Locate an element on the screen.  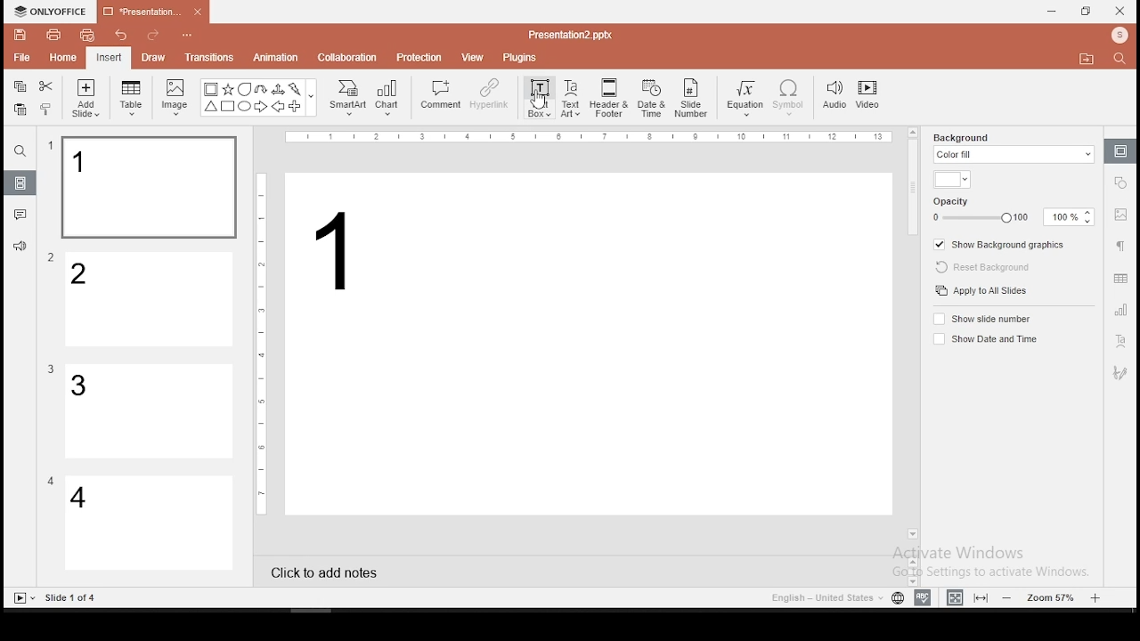
protection is located at coordinates (419, 56).